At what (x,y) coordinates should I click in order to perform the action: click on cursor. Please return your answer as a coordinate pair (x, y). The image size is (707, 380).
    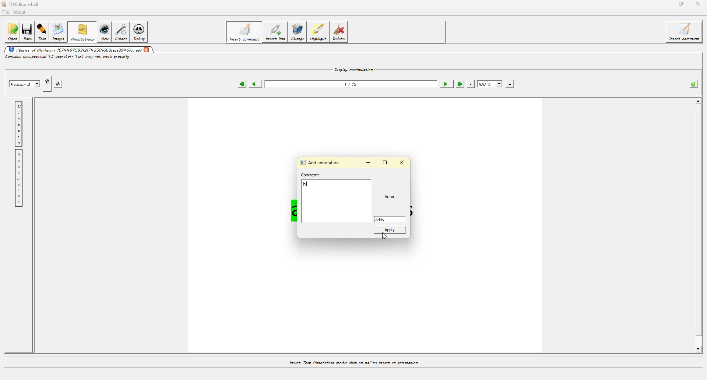
    Looking at the image, I should click on (385, 236).